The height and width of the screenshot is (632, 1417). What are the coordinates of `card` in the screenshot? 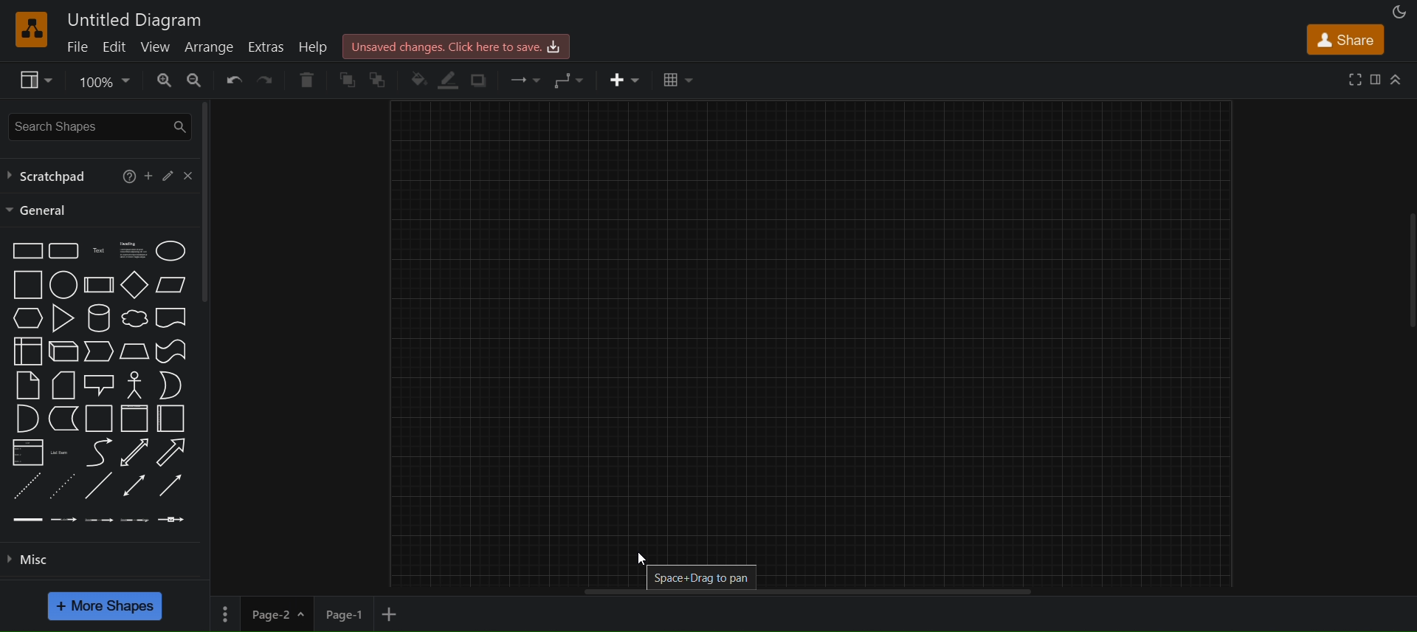 It's located at (62, 384).